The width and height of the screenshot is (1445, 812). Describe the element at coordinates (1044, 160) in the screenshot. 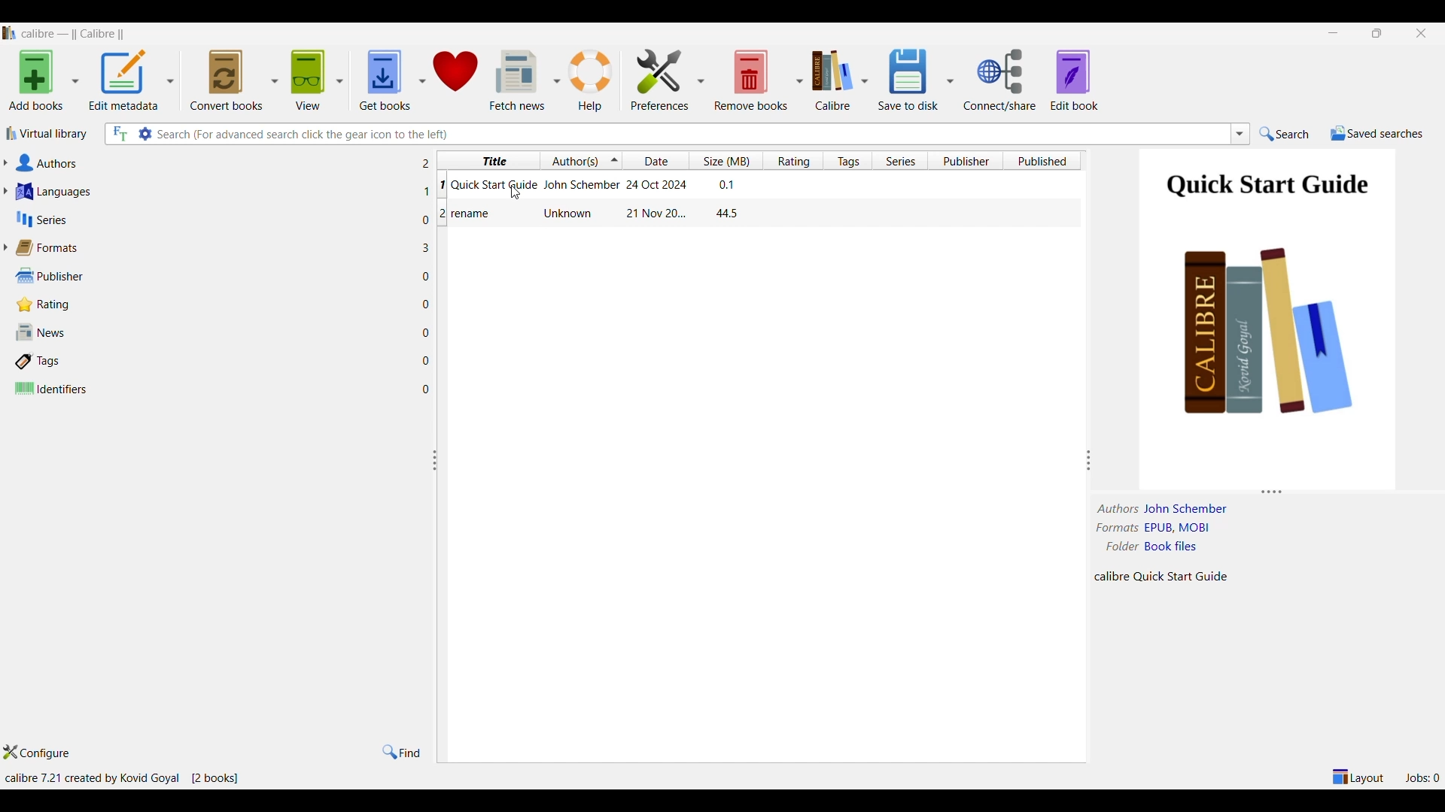

I see `Published column` at that location.